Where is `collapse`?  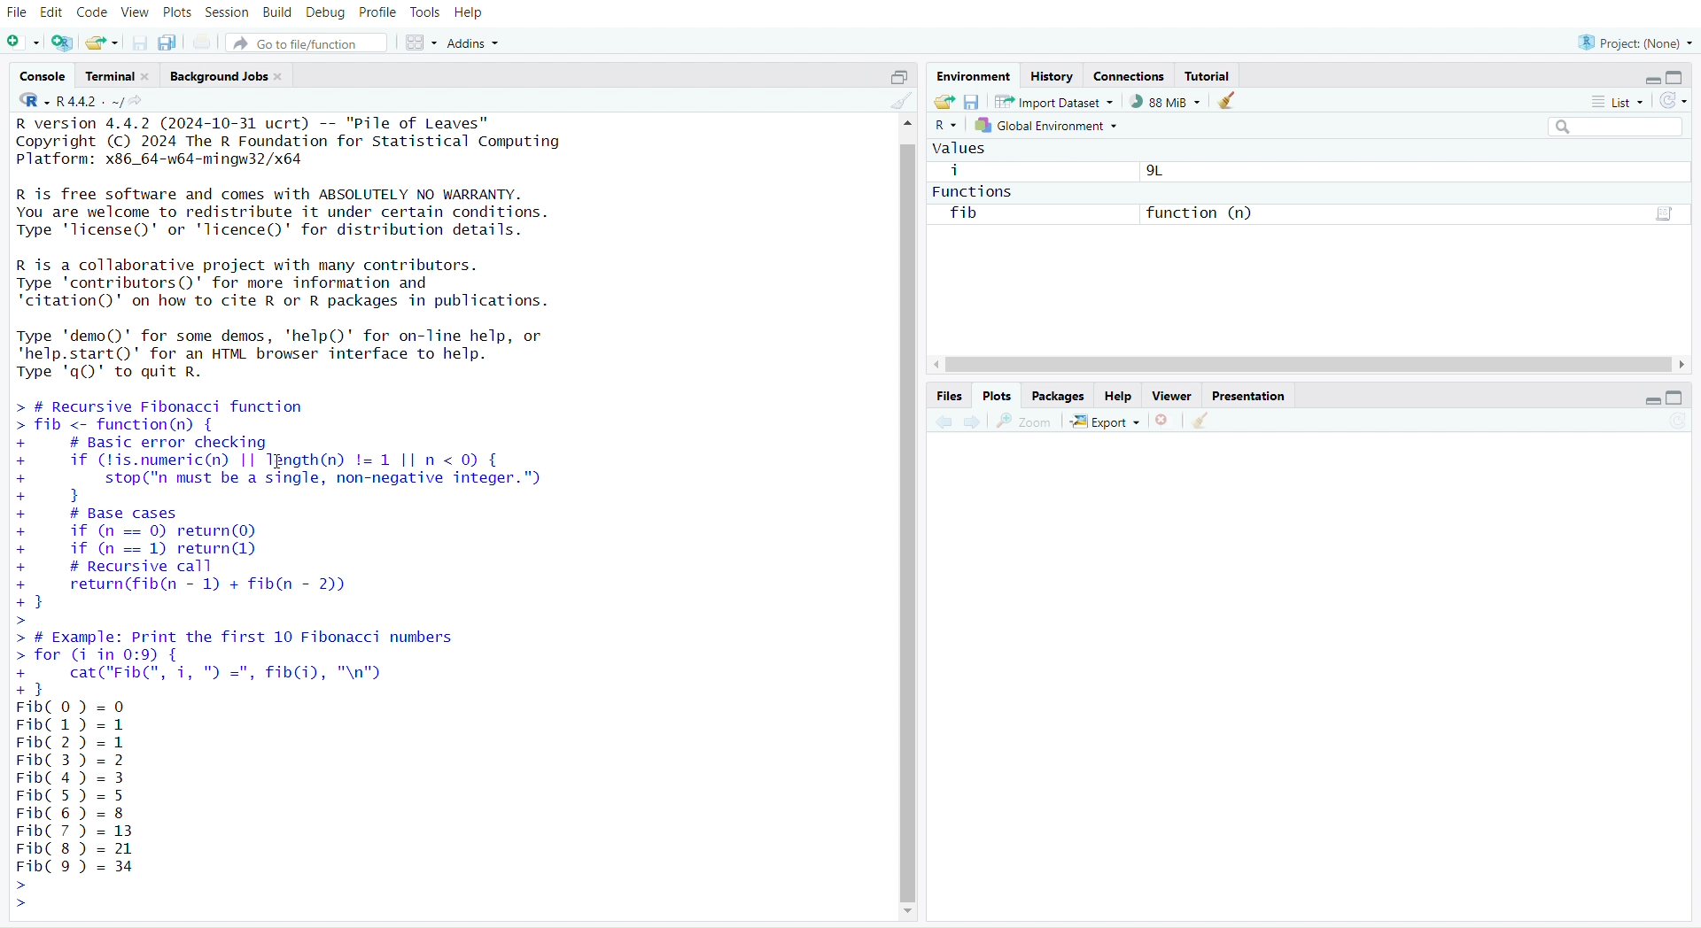
collapse is located at coordinates (895, 78).